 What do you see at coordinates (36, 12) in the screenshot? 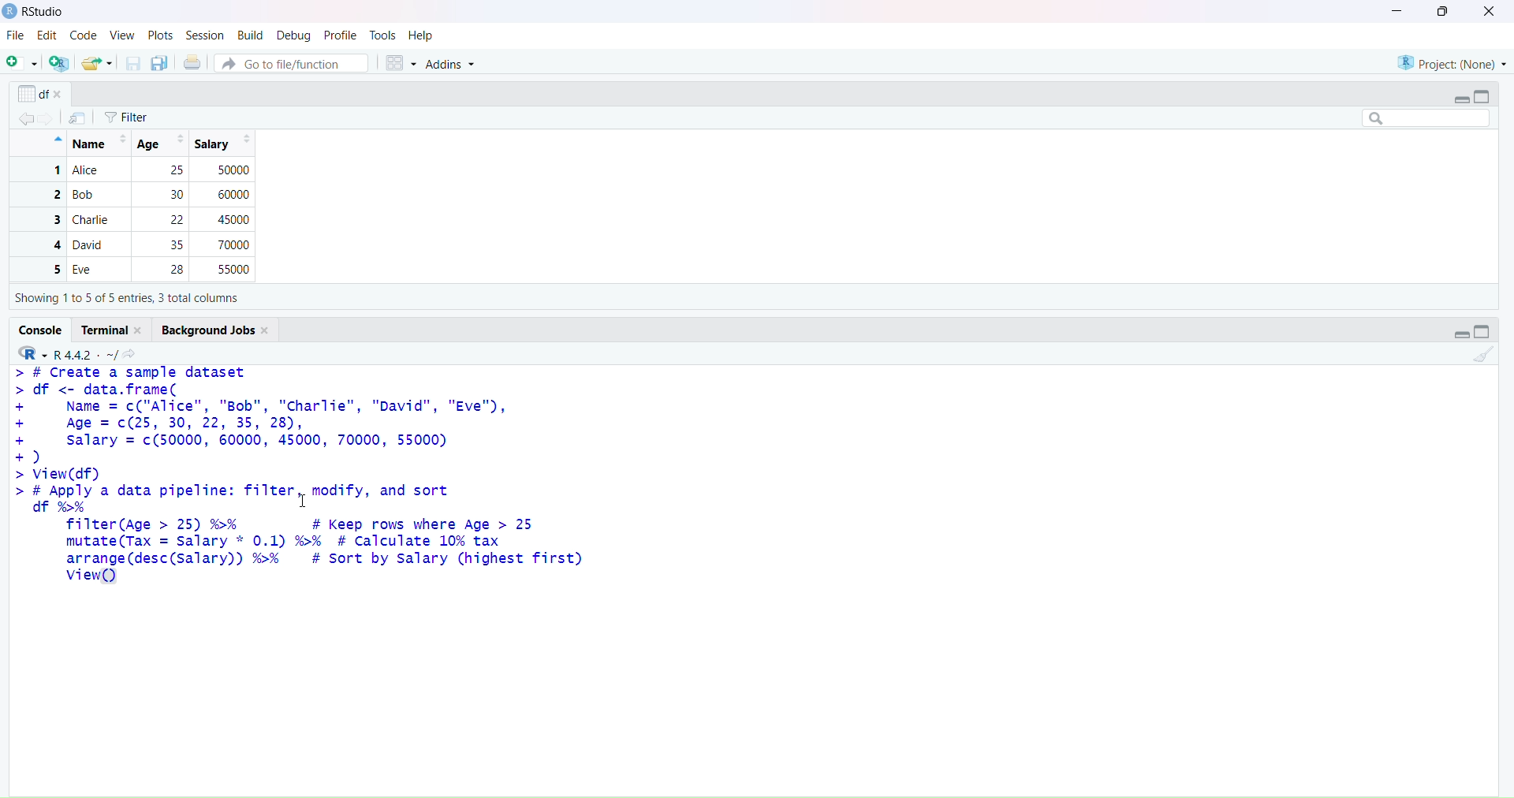
I see `Rstudio` at bounding box center [36, 12].